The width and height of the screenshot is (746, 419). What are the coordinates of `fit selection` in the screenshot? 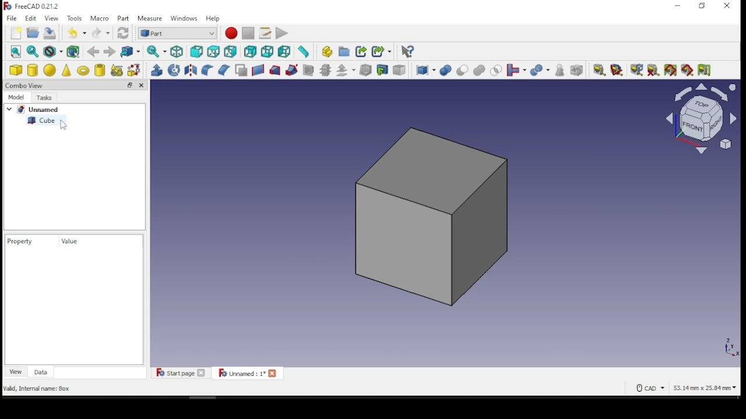 It's located at (33, 51).